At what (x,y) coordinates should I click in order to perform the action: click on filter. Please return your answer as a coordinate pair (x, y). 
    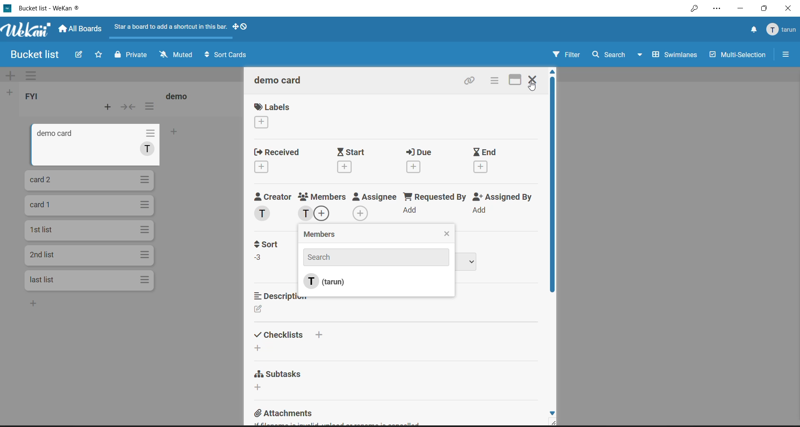
    Looking at the image, I should click on (566, 54).